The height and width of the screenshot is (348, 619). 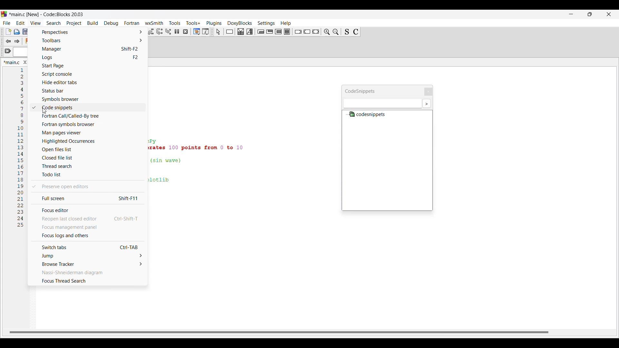 What do you see at coordinates (8, 32) in the screenshot?
I see `New file` at bounding box center [8, 32].